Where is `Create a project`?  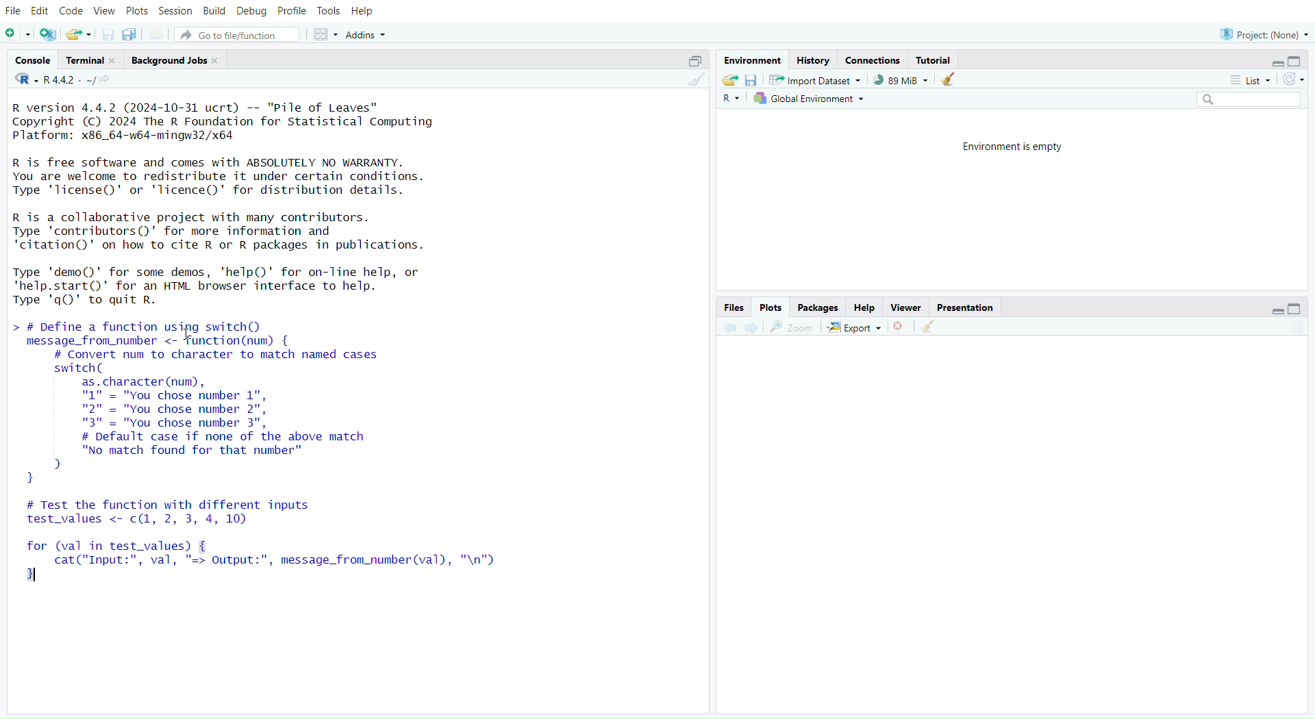
Create a project is located at coordinates (49, 34).